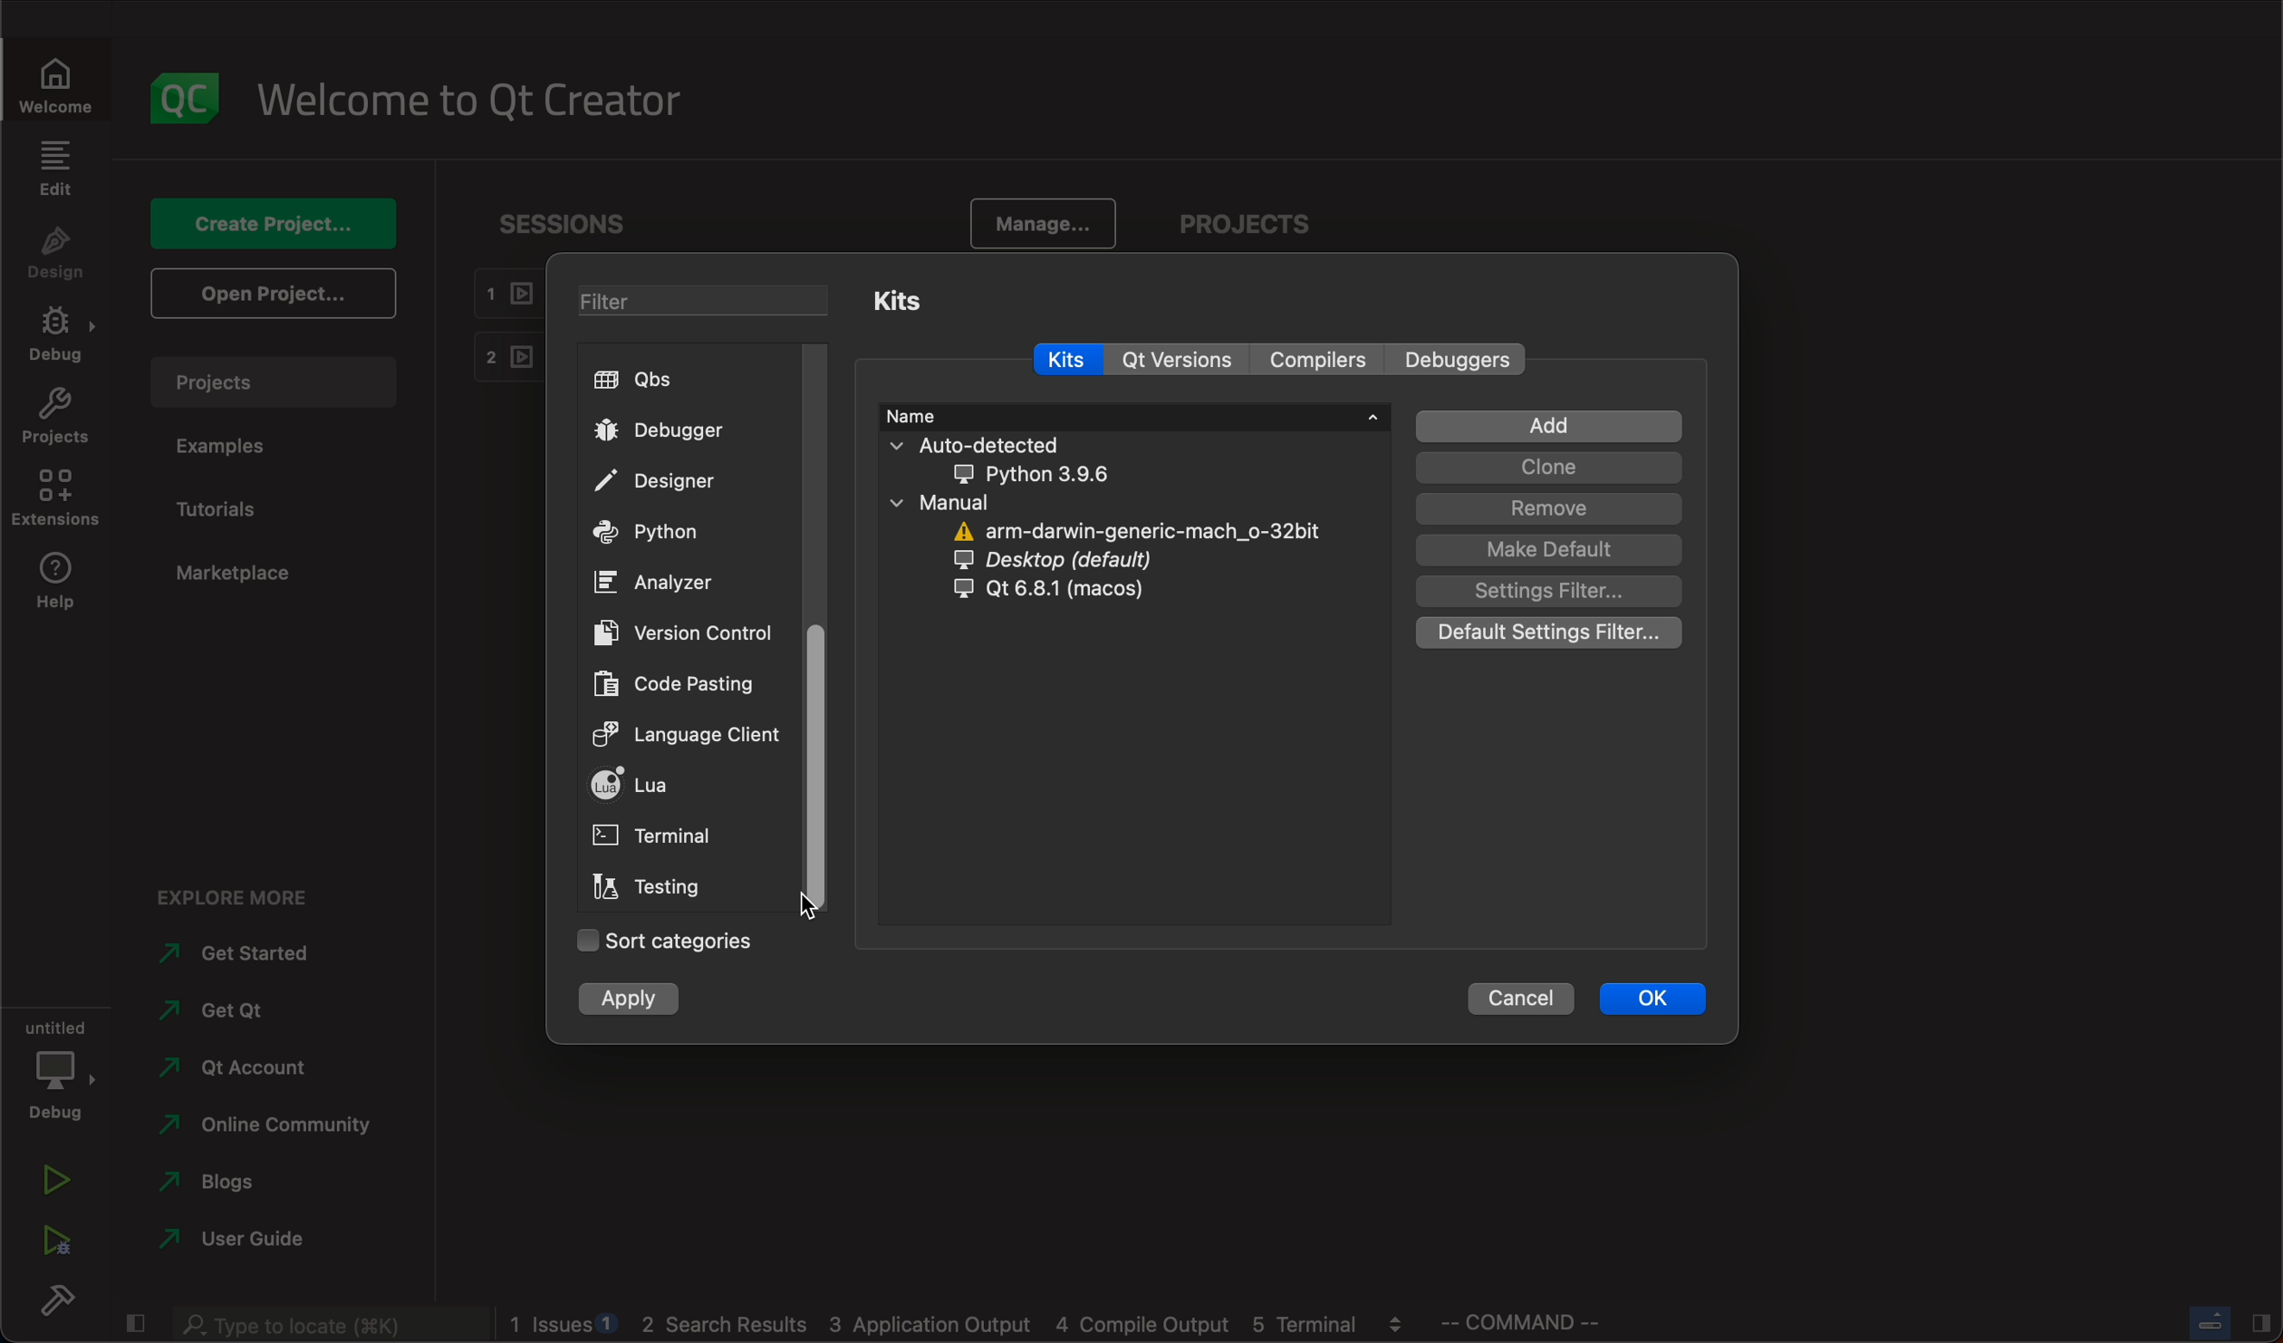  I want to click on open, so click(272, 291).